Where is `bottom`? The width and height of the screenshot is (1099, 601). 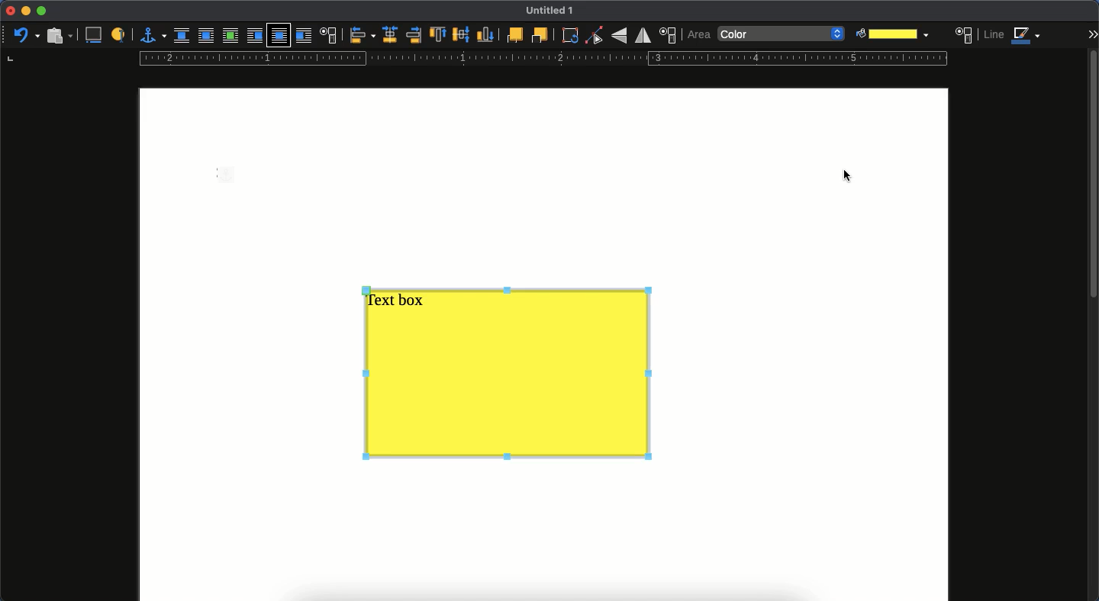 bottom is located at coordinates (486, 35).